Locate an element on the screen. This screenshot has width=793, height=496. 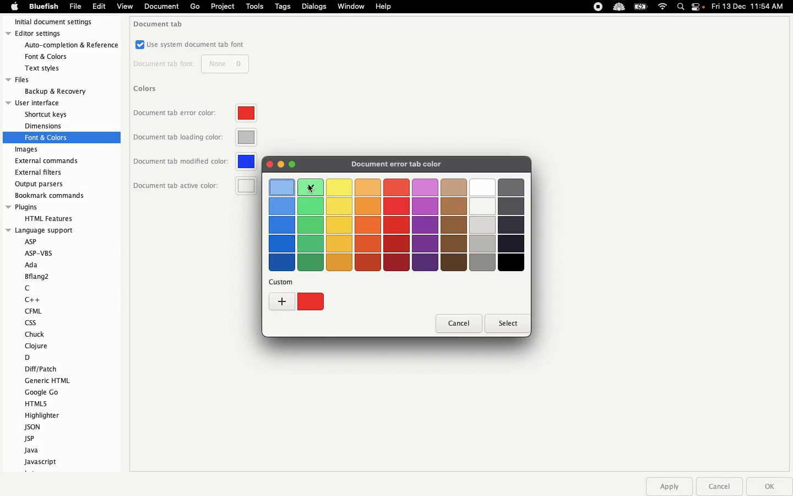
cursor is located at coordinates (312, 190).